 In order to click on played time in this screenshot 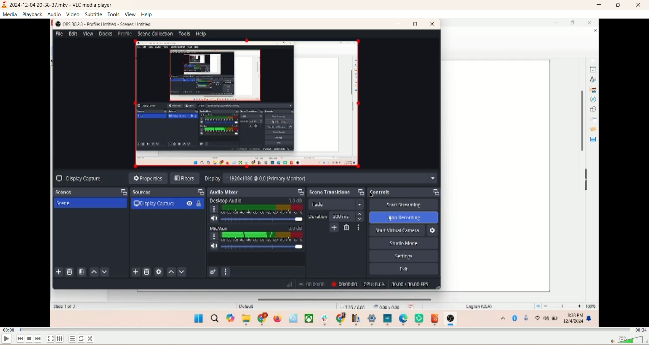, I will do `click(8, 330)`.